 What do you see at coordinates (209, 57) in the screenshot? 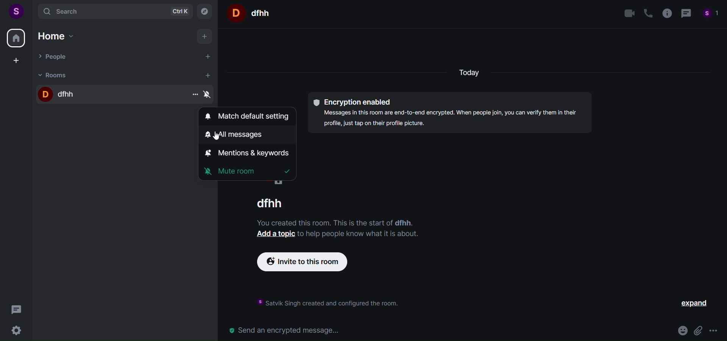
I see `start chat` at bounding box center [209, 57].